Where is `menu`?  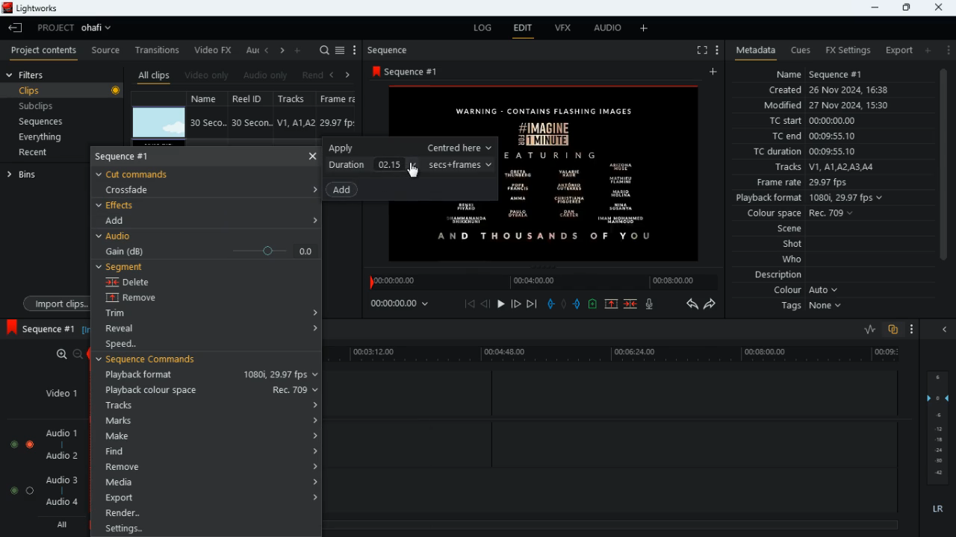
menu is located at coordinates (355, 51).